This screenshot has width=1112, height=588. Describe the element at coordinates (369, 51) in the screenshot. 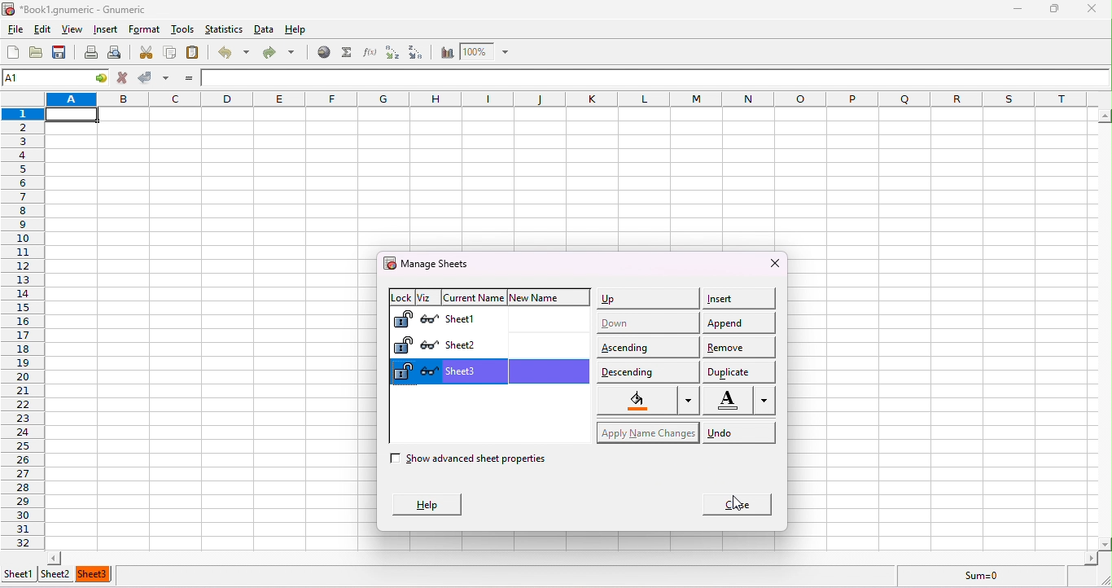

I see `edit a function in the current cell` at that location.